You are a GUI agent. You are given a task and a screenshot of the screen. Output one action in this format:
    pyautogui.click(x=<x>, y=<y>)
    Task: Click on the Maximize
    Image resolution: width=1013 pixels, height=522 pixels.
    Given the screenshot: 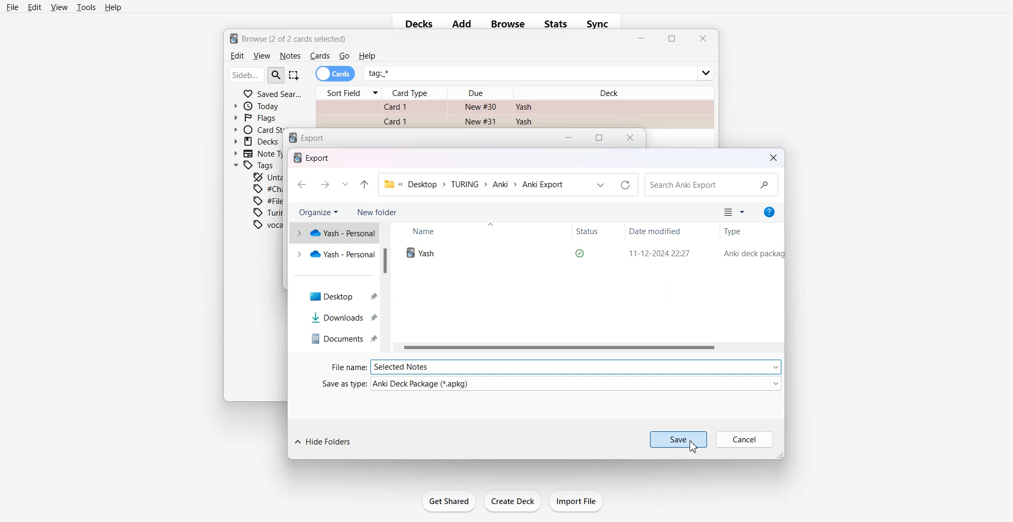 What is the action you would take?
    pyautogui.click(x=672, y=39)
    